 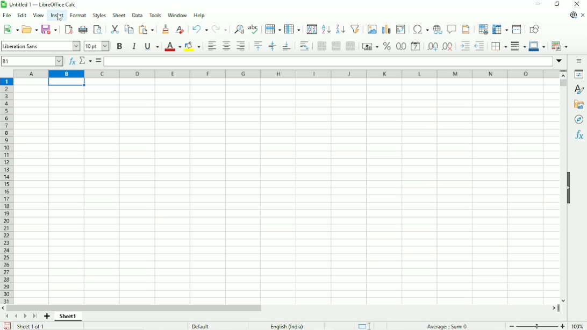 I want to click on Spell check, so click(x=254, y=28).